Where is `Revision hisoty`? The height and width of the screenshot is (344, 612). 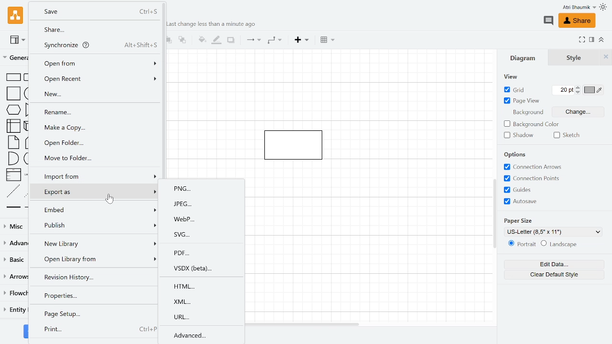 Revision hisoty is located at coordinates (92, 277).